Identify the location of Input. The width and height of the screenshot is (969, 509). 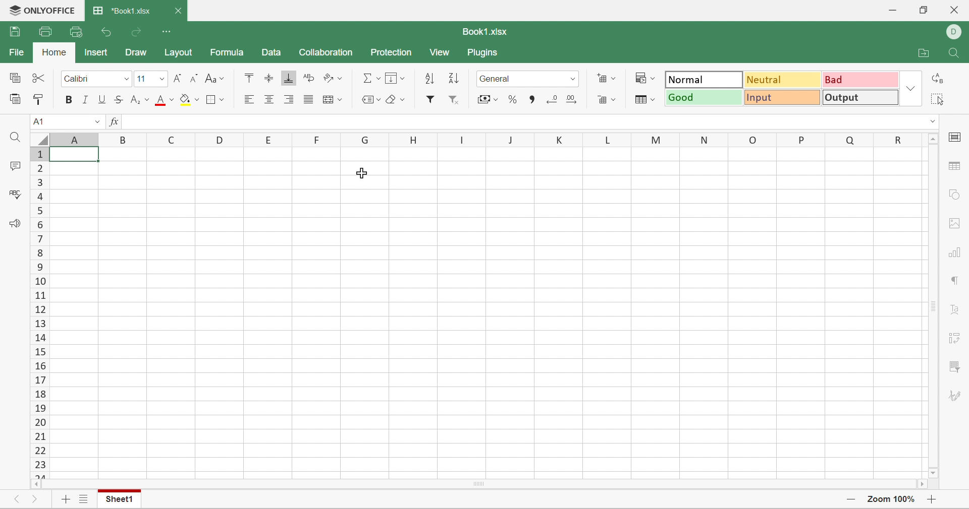
(783, 97).